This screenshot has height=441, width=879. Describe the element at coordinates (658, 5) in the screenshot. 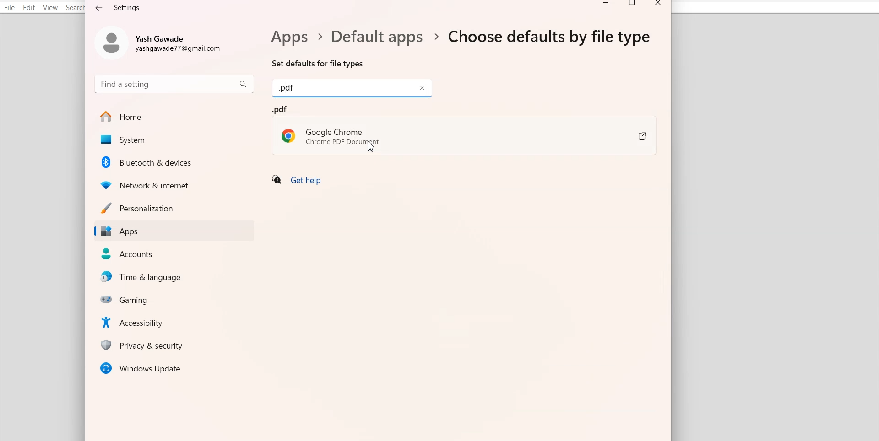

I see `Close` at that location.